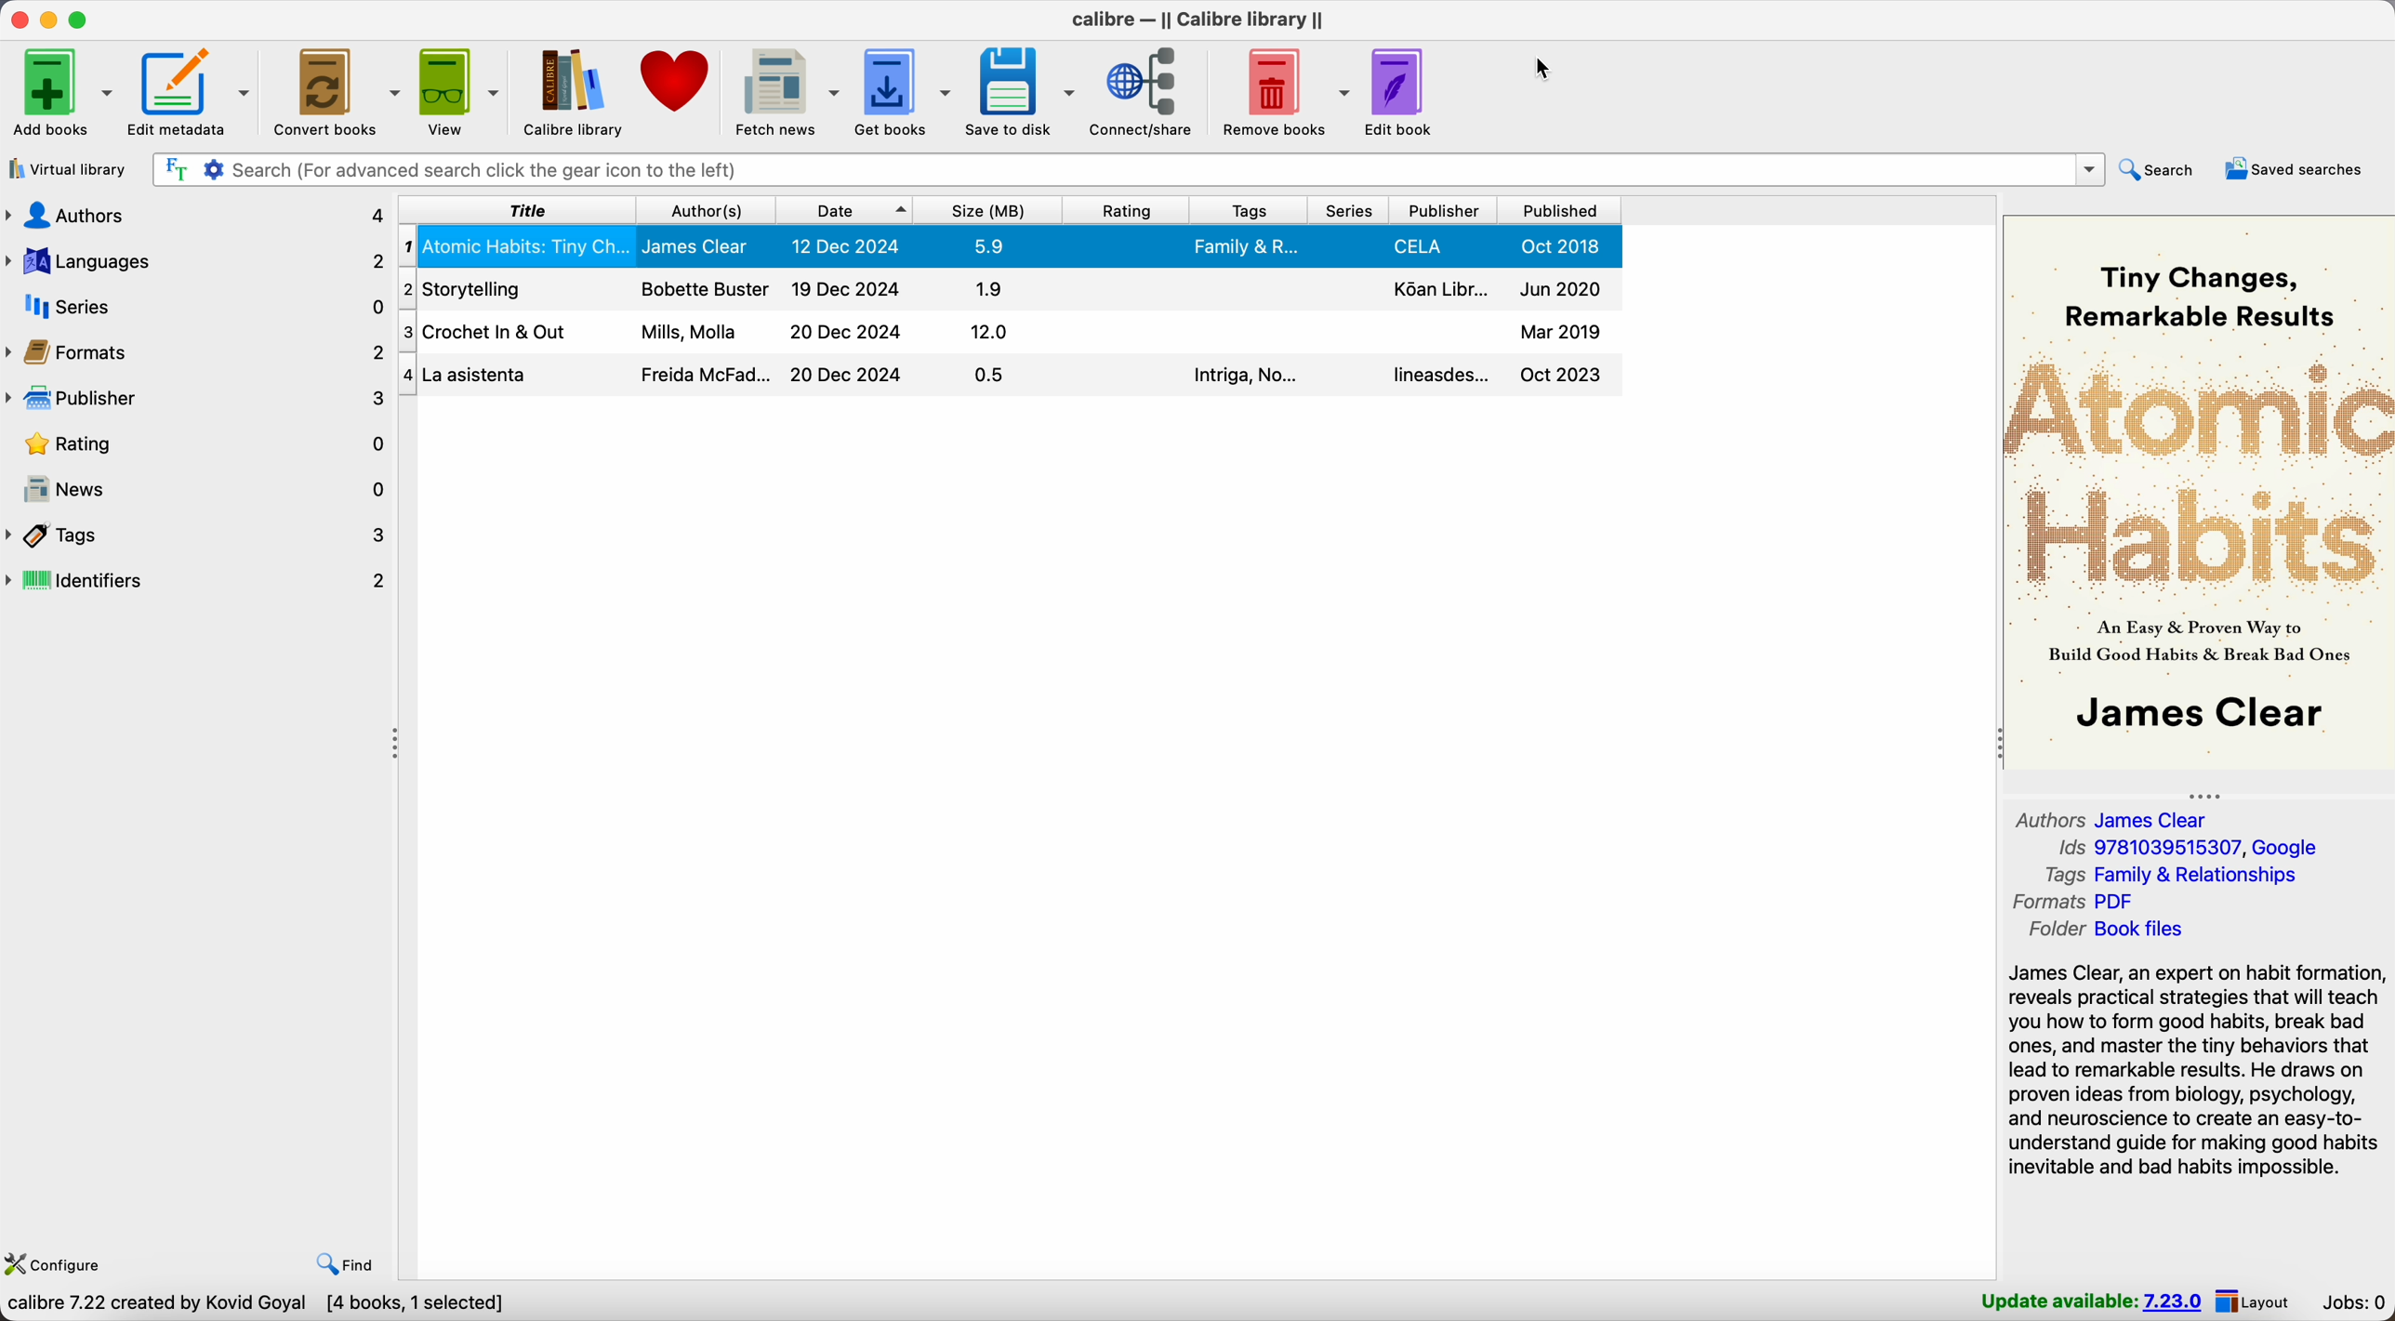 The height and width of the screenshot is (1321, 2395). What do you see at coordinates (1352, 209) in the screenshot?
I see `series` at bounding box center [1352, 209].